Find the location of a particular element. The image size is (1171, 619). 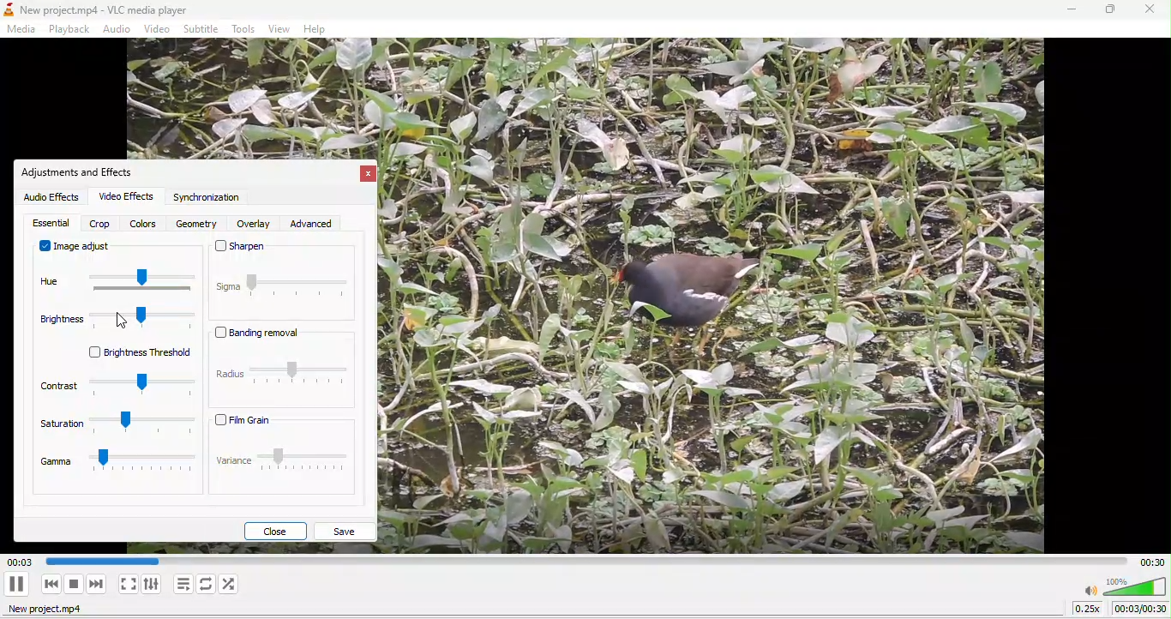

0.25 x is located at coordinates (1094, 610).